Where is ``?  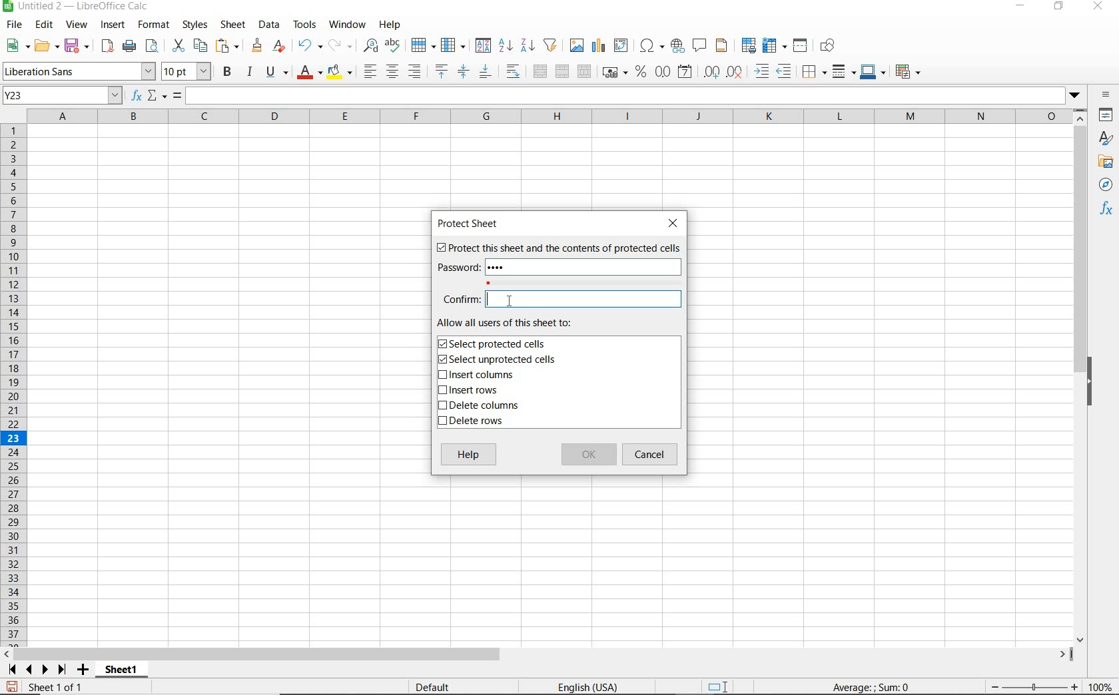
 is located at coordinates (393, 47).